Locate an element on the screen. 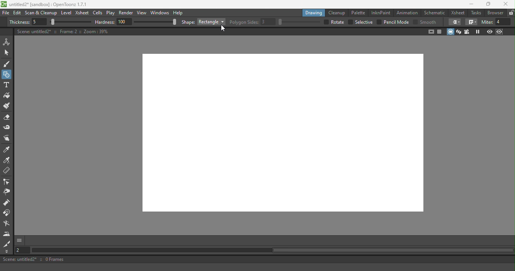 The image size is (515, 271). Windows is located at coordinates (159, 13).